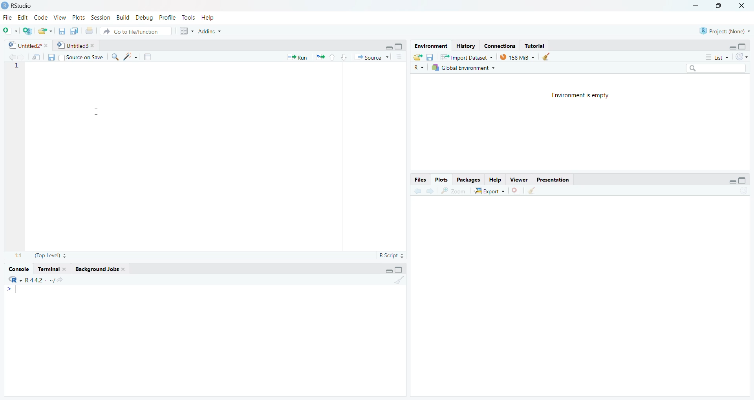 The height and width of the screenshot is (400, 754). Describe the element at coordinates (44, 30) in the screenshot. I see `open file` at that location.